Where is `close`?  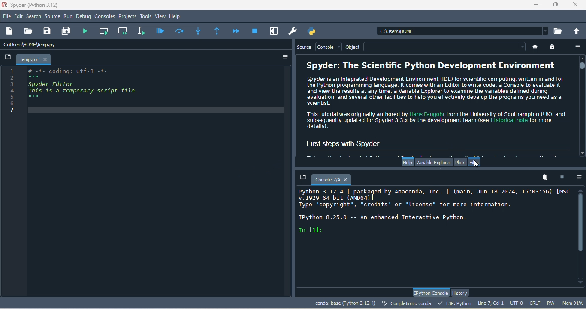 close is located at coordinates (577, 5).